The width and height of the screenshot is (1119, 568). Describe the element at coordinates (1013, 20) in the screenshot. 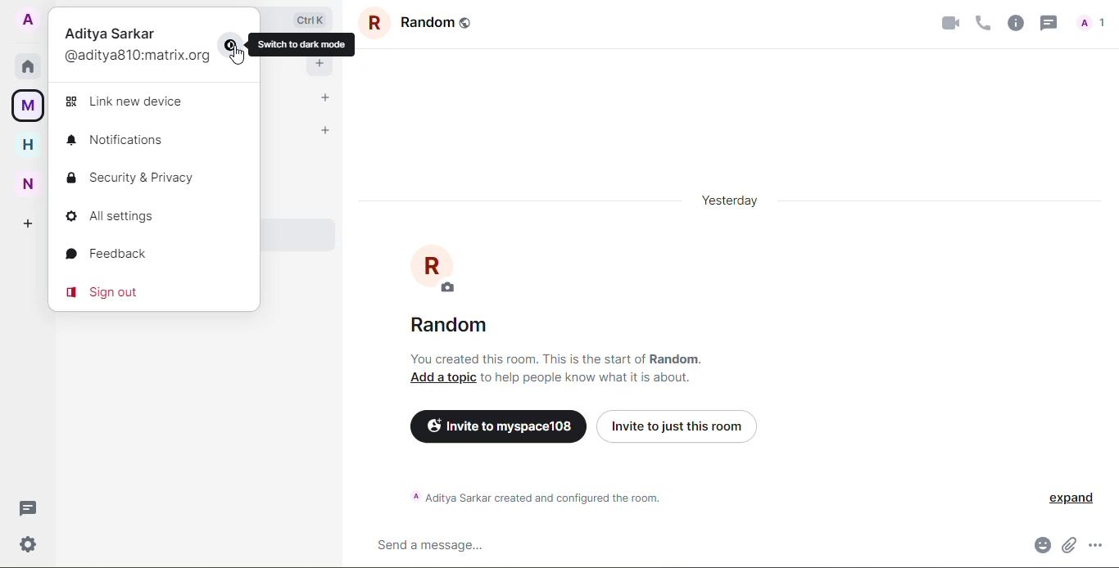

I see `info` at that location.